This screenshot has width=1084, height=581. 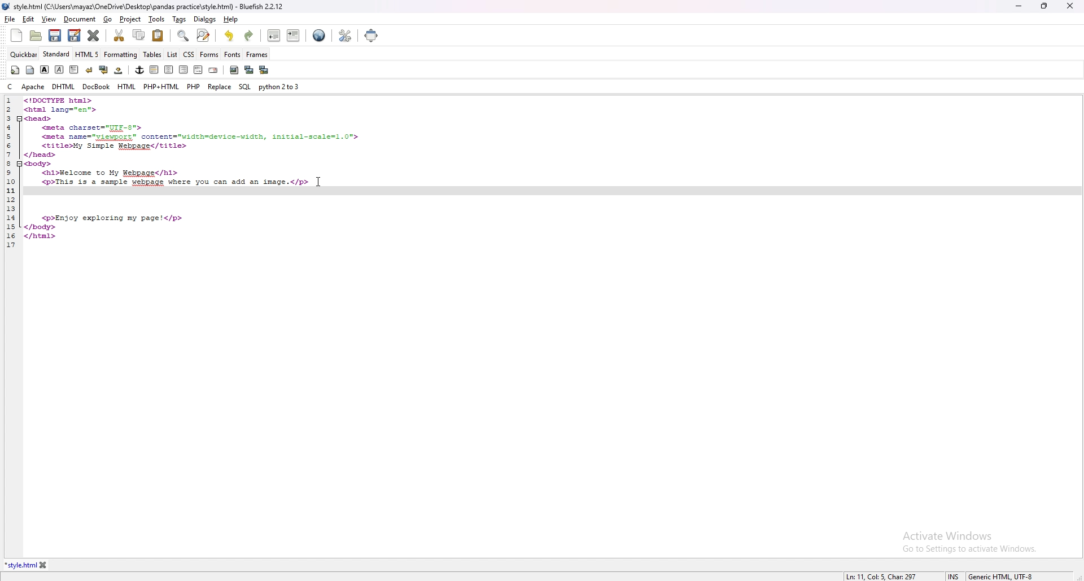 What do you see at coordinates (17, 36) in the screenshot?
I see `new` at bounding box center [17, 36].